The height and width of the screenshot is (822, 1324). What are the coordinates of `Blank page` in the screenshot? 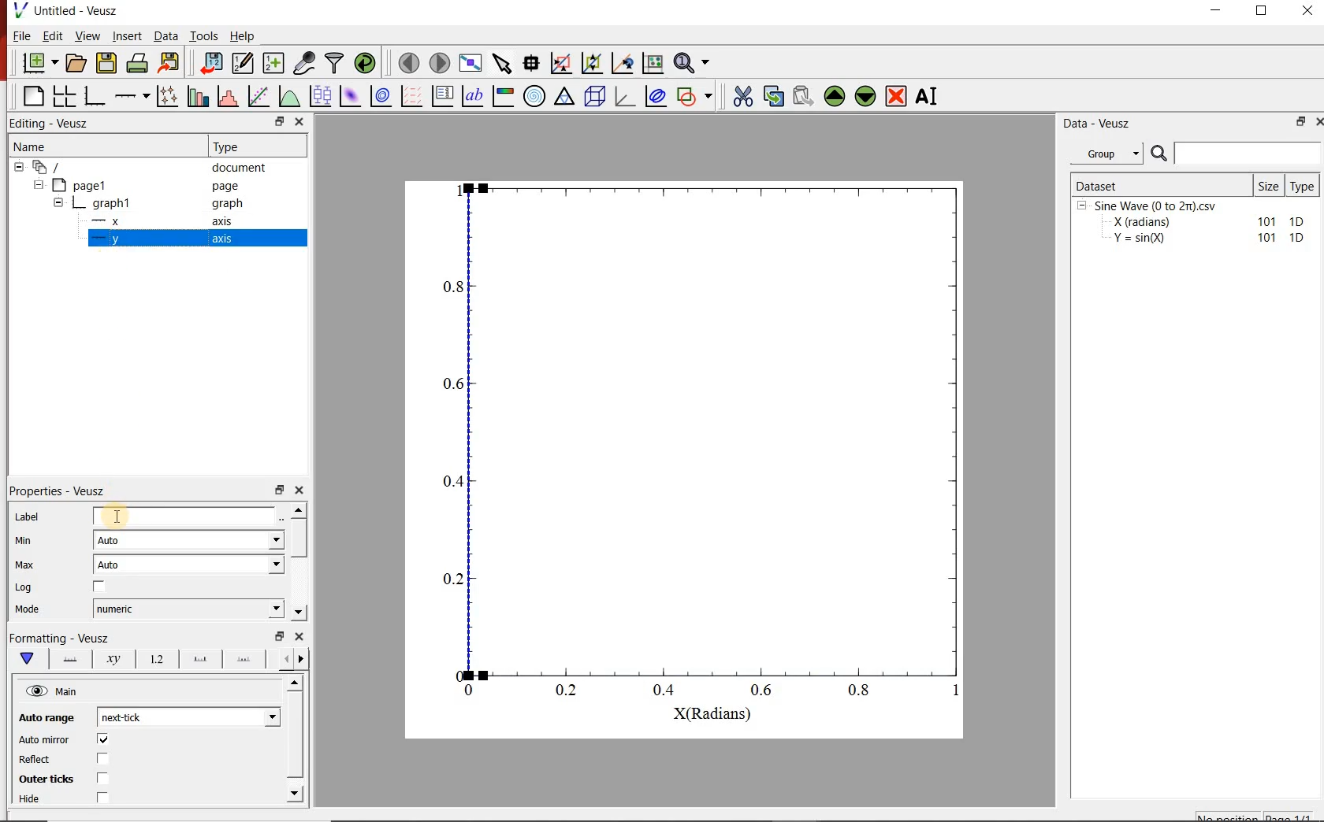 It's located at (33, 96).